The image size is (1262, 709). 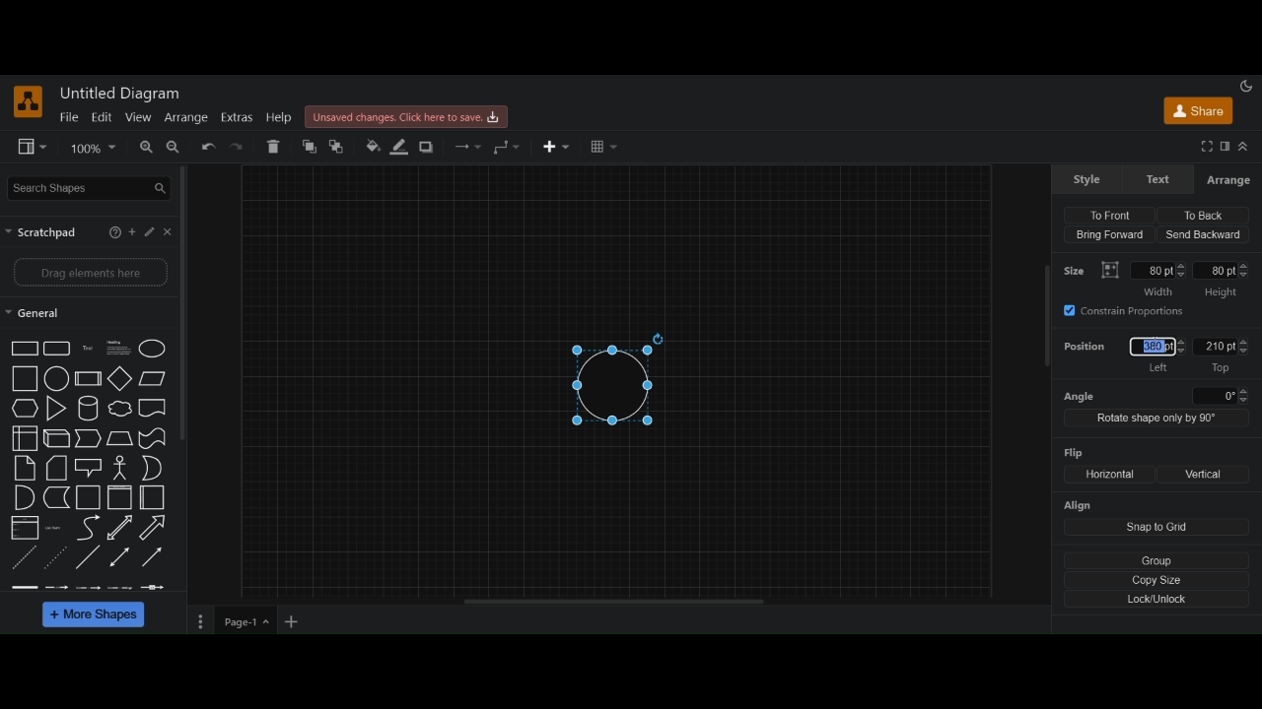 What do you see at coordinates (120, 410) in the screenshot?
I see `free shape` at bounding box center [120, 410].